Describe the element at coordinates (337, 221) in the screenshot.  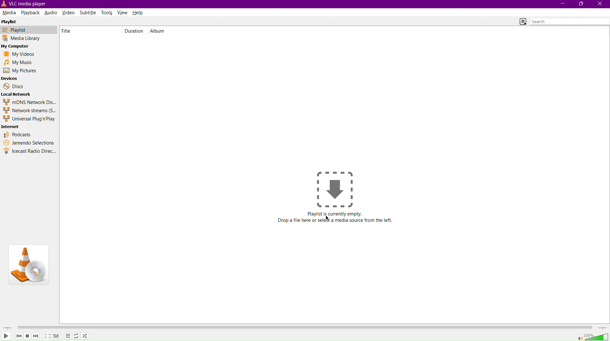
I see `Drop a file here or select  media source from the left` at that location.